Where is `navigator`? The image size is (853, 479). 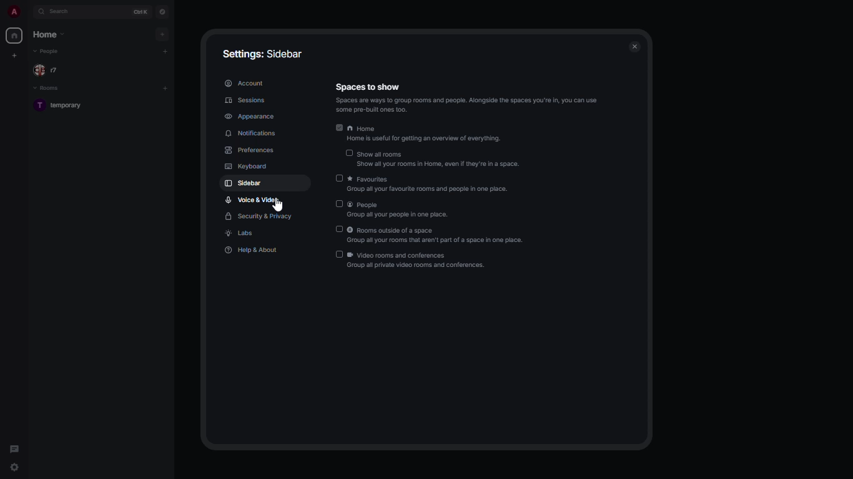 navigator is located at coordinates (162, 11).